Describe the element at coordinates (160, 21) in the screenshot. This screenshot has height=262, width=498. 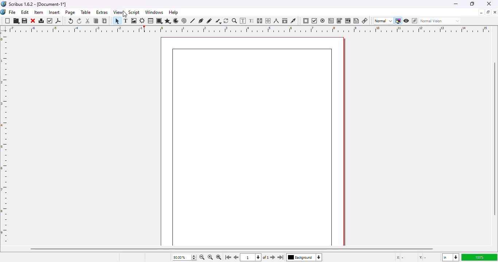
I see `shape` at that location.